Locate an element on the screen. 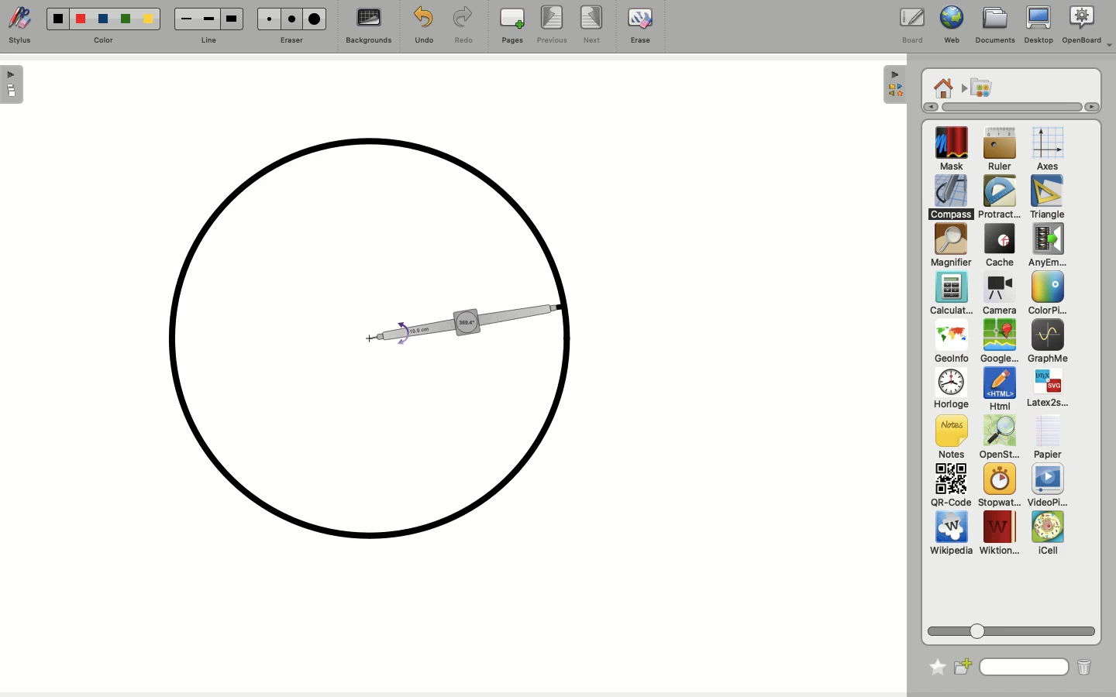 The height and width of the screenshot is (697, 1116). GraphMe is located at coordinates (1047, 342).